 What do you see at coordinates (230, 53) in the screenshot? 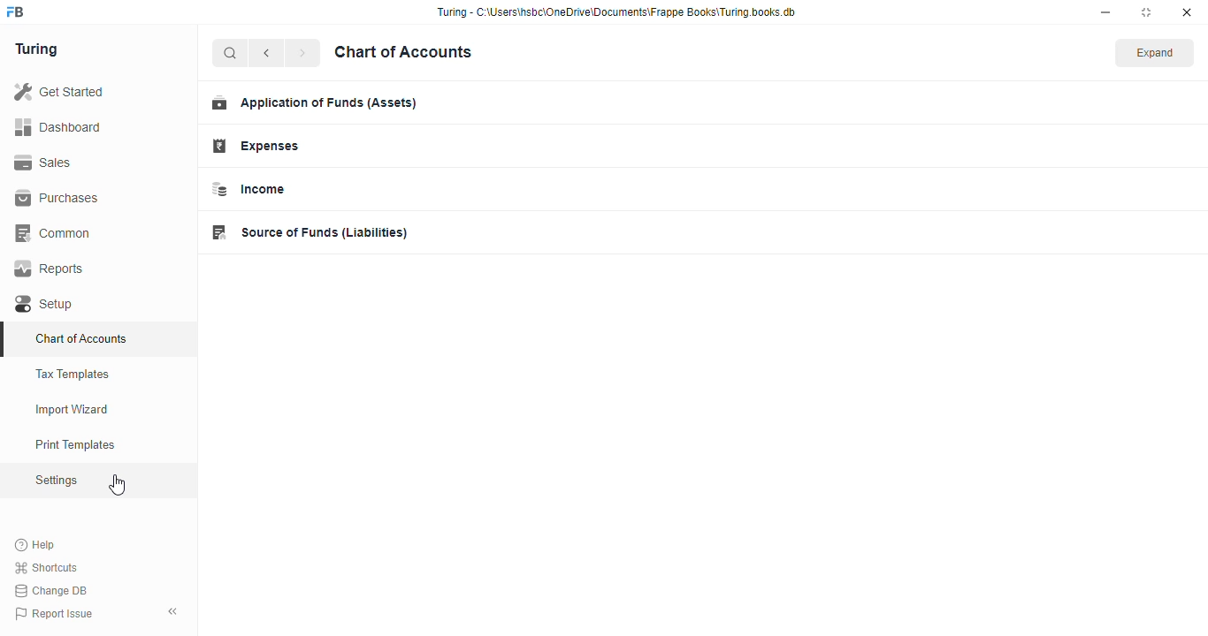
I see `search` at bounding box center [230, 53].